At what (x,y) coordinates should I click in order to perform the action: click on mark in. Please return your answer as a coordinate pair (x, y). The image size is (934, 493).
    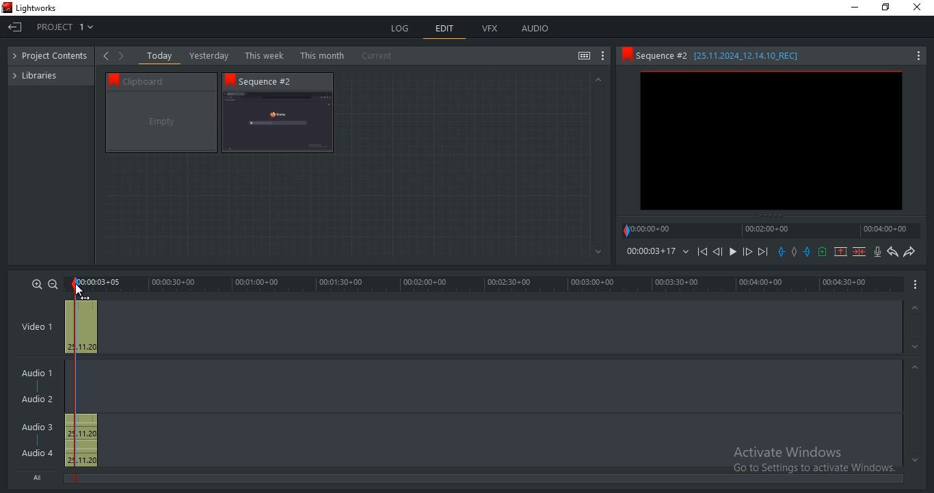
    Looking at the image, I should click on (782, 251).